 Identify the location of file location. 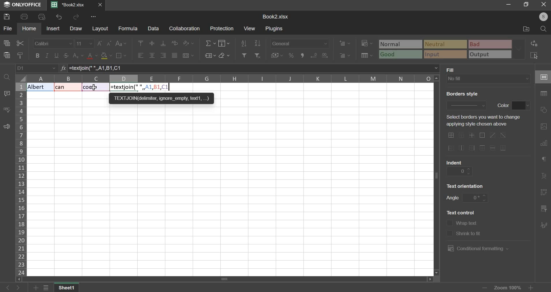
(525, 29).